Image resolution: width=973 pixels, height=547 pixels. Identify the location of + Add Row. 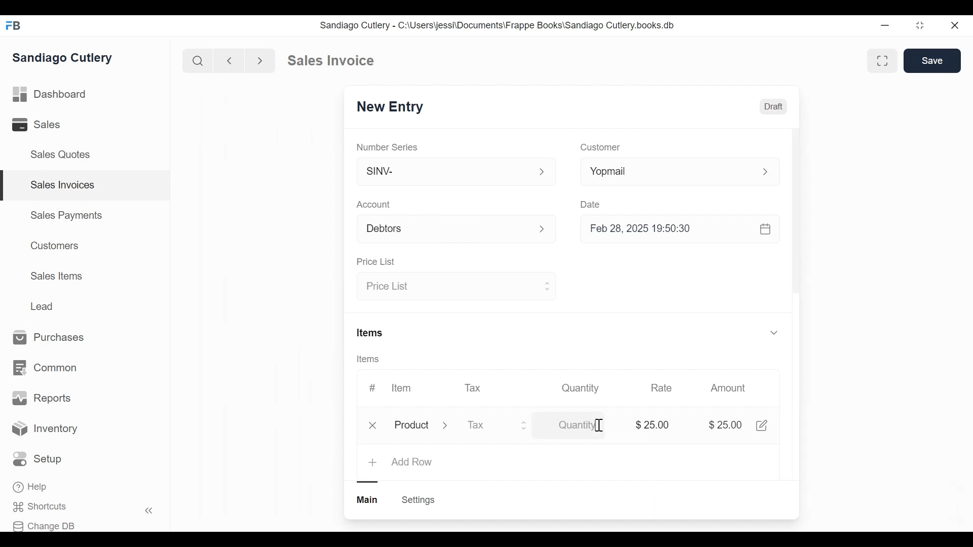
(401, 463).